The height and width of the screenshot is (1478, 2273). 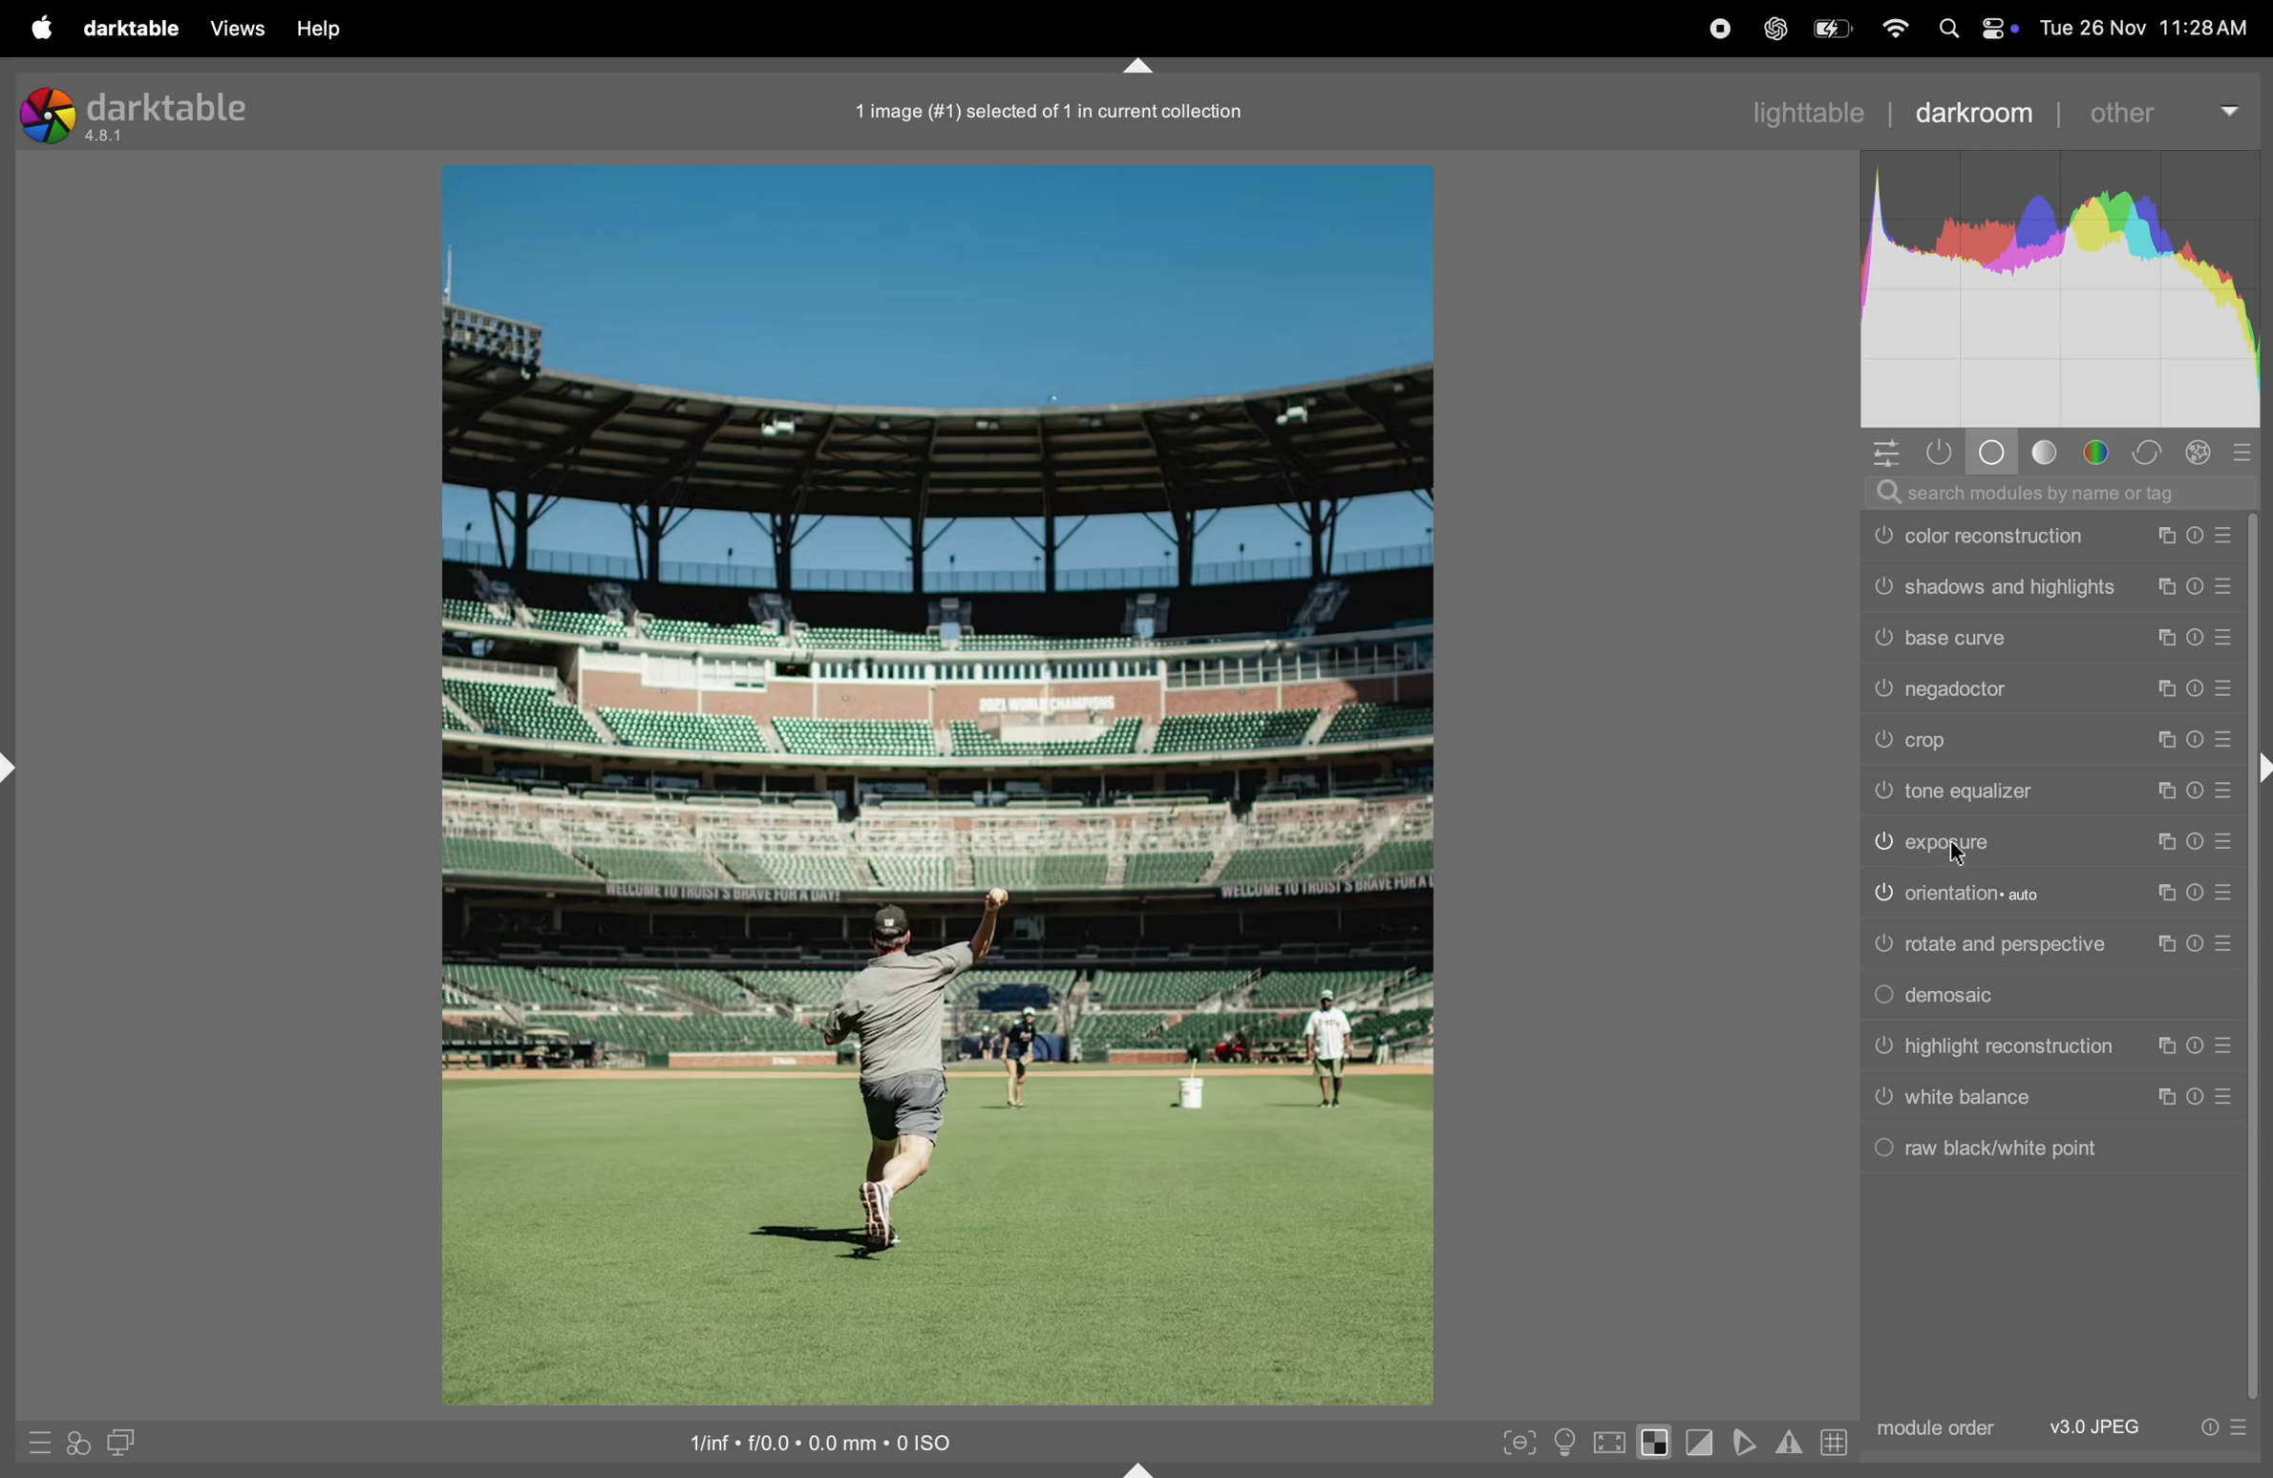 What do you see at coordinates (2193, 942) in the screenshot?
I see `reset presets` at bounding box center [2193, 942].